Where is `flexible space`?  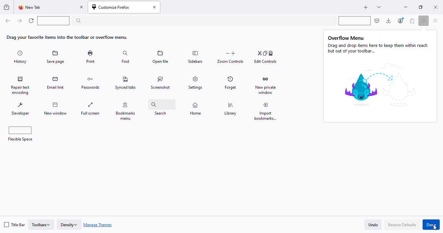 flexible space is located at coordinates (355, 21).